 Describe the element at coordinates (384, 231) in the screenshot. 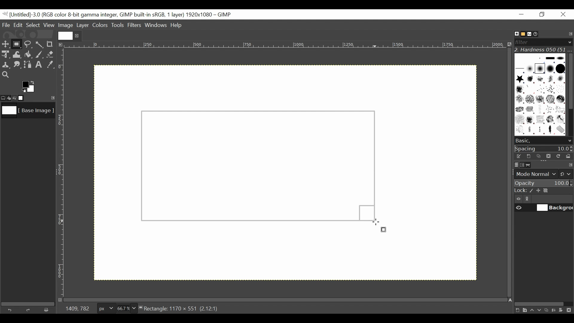

I see `rectangle select` at that location.